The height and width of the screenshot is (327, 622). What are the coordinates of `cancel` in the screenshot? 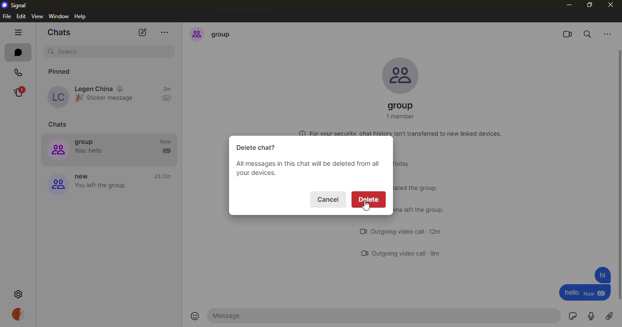 It's located at (329, 200).